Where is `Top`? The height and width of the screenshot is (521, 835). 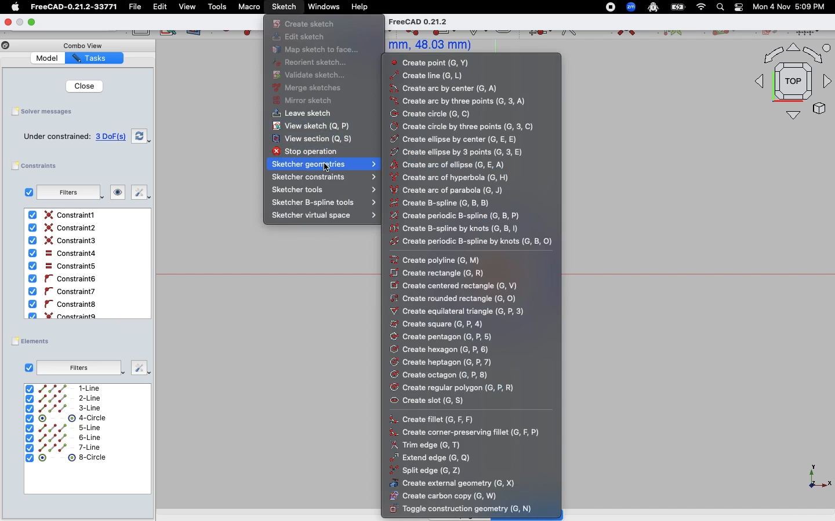
Top is located at coordinates (787, 84).